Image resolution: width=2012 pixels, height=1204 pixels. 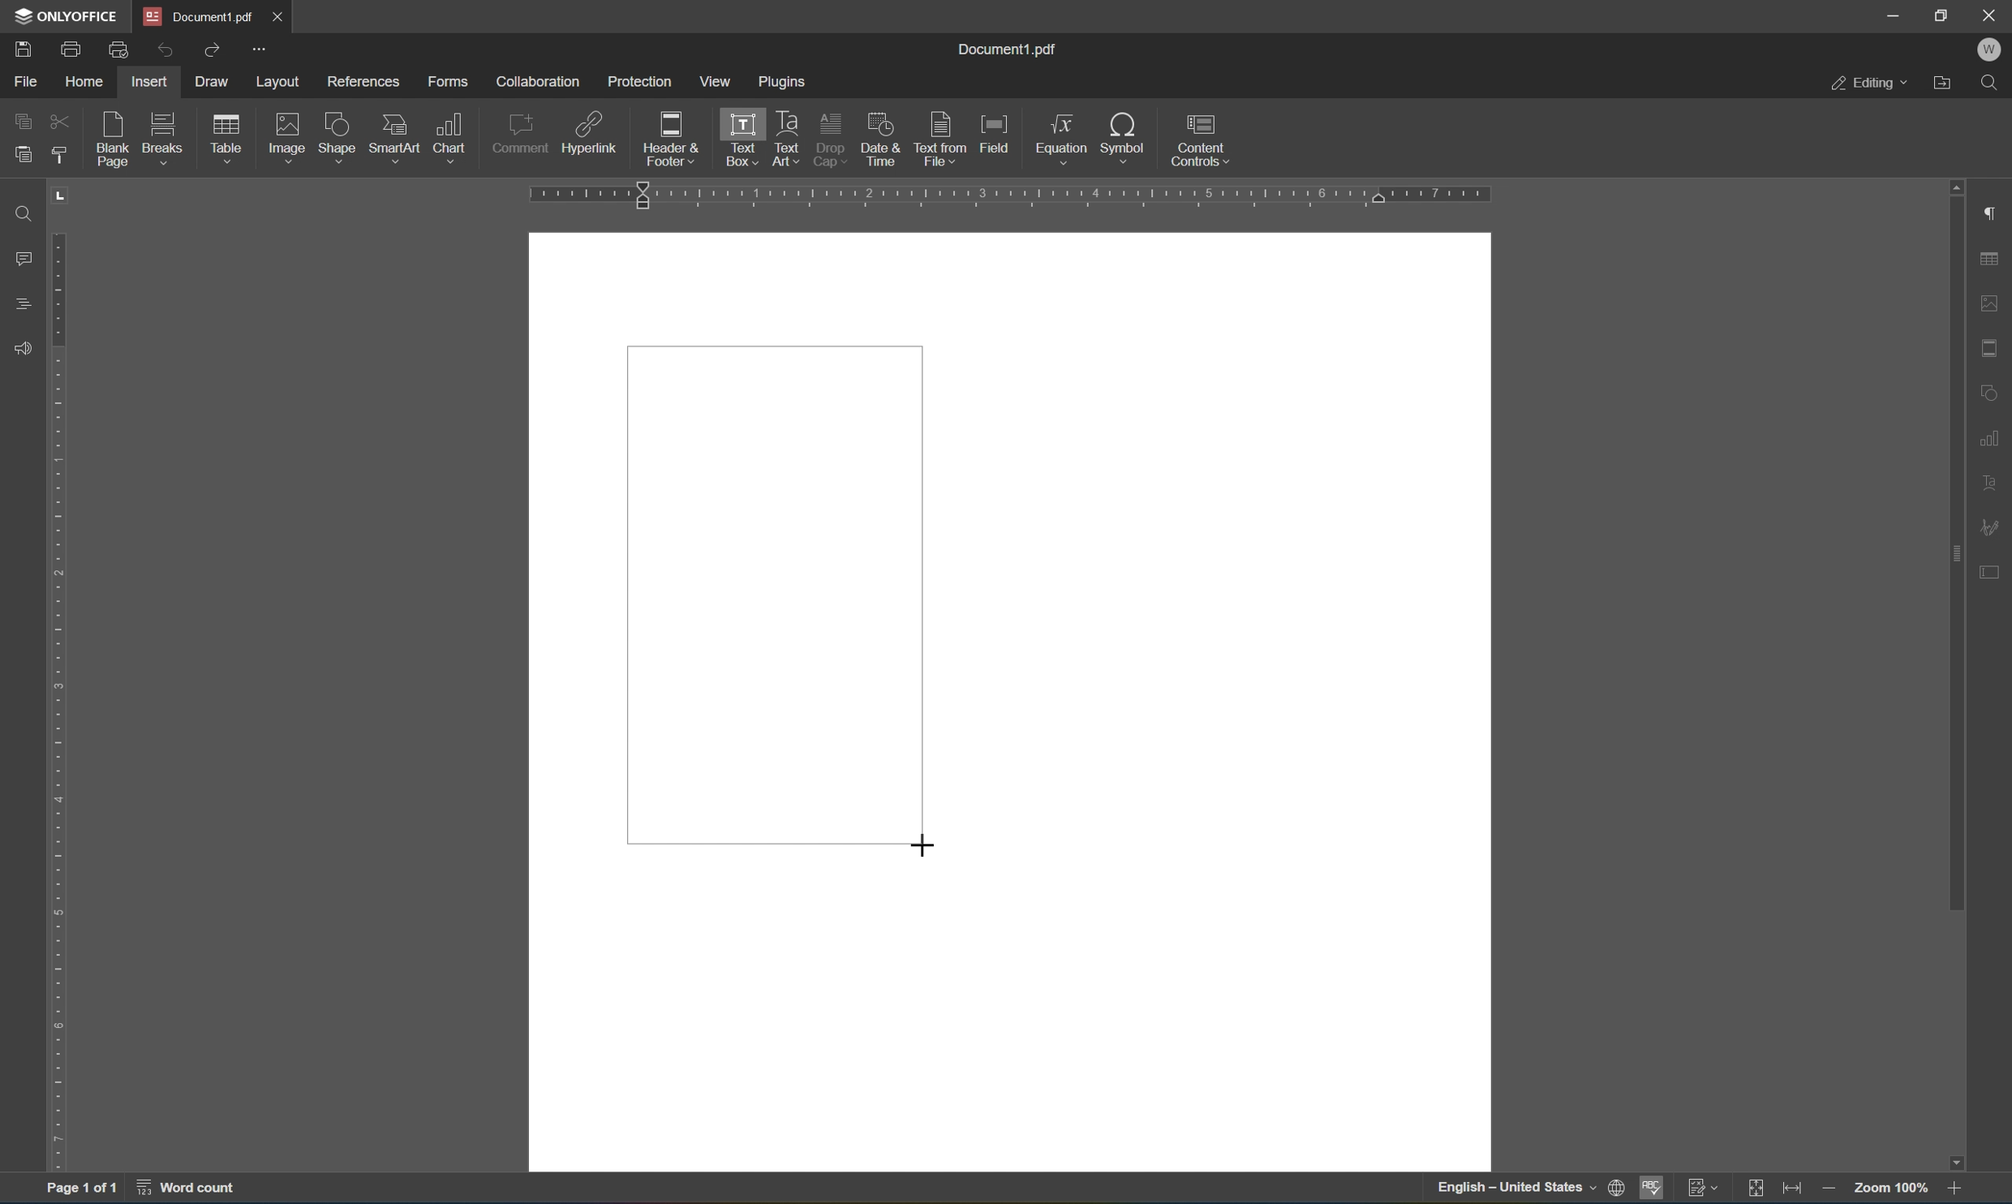 I want to click on copy style, so click(x=59, y=155).